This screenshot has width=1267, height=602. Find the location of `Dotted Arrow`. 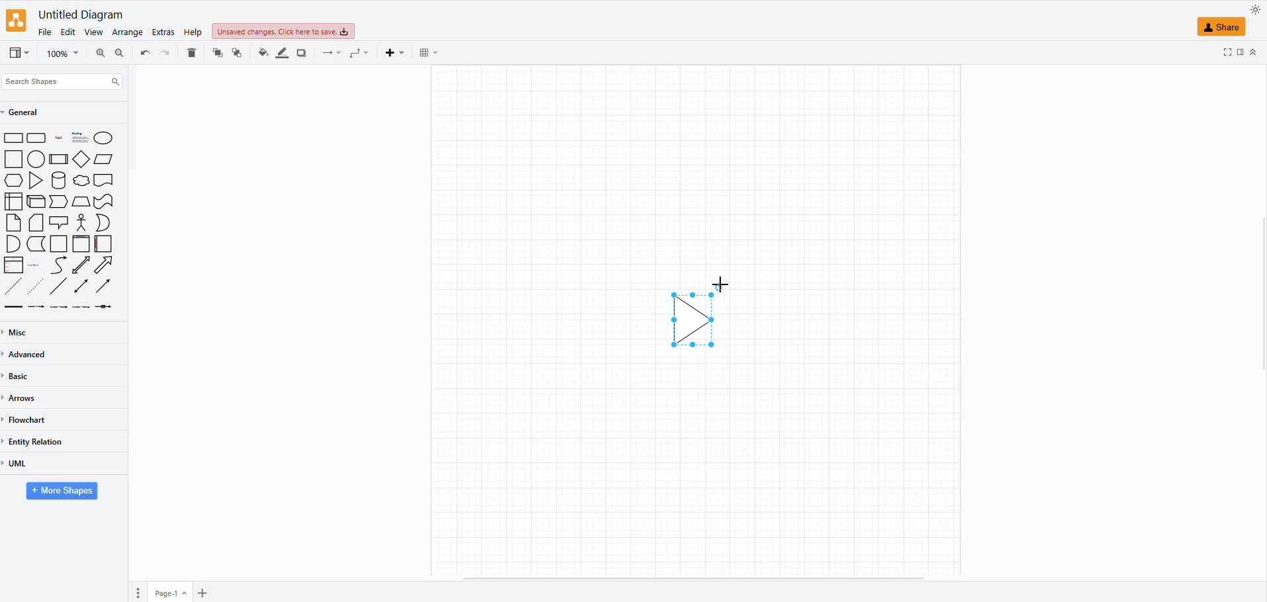

Dotted Arrow is located at coordinates (38, 286).